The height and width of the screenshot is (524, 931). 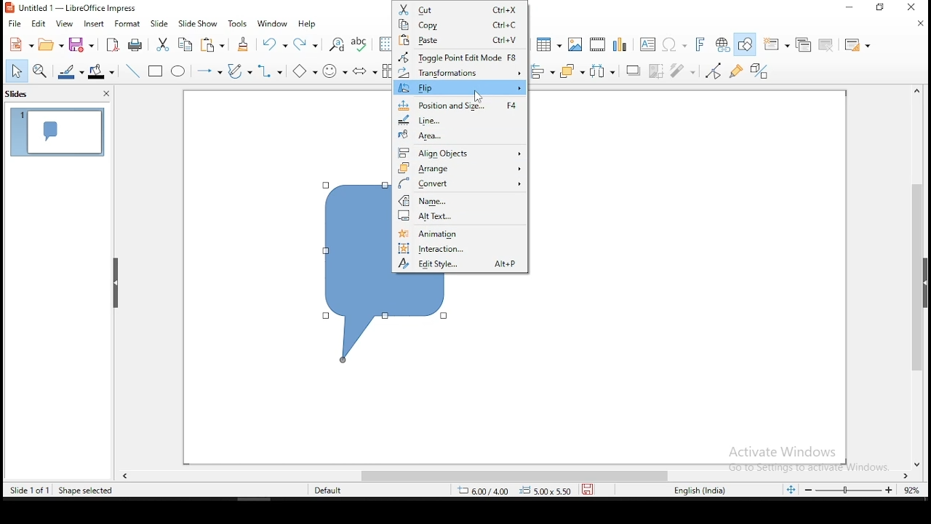 What do you see at coordinates (700, 44) in the screenshot?
I see `insert font work text` at bounding box center [700, 44].